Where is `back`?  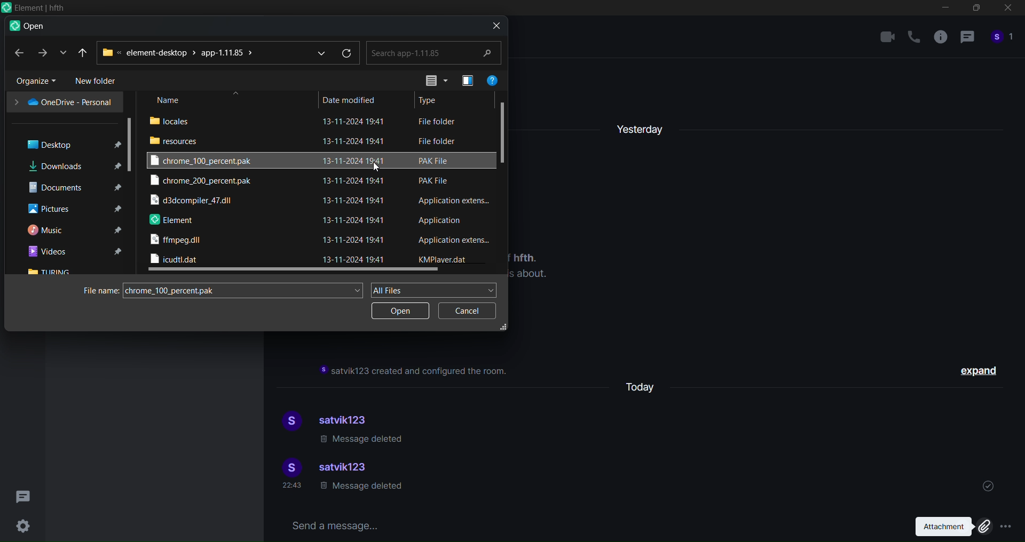 back is located at coordinates (18, 53).